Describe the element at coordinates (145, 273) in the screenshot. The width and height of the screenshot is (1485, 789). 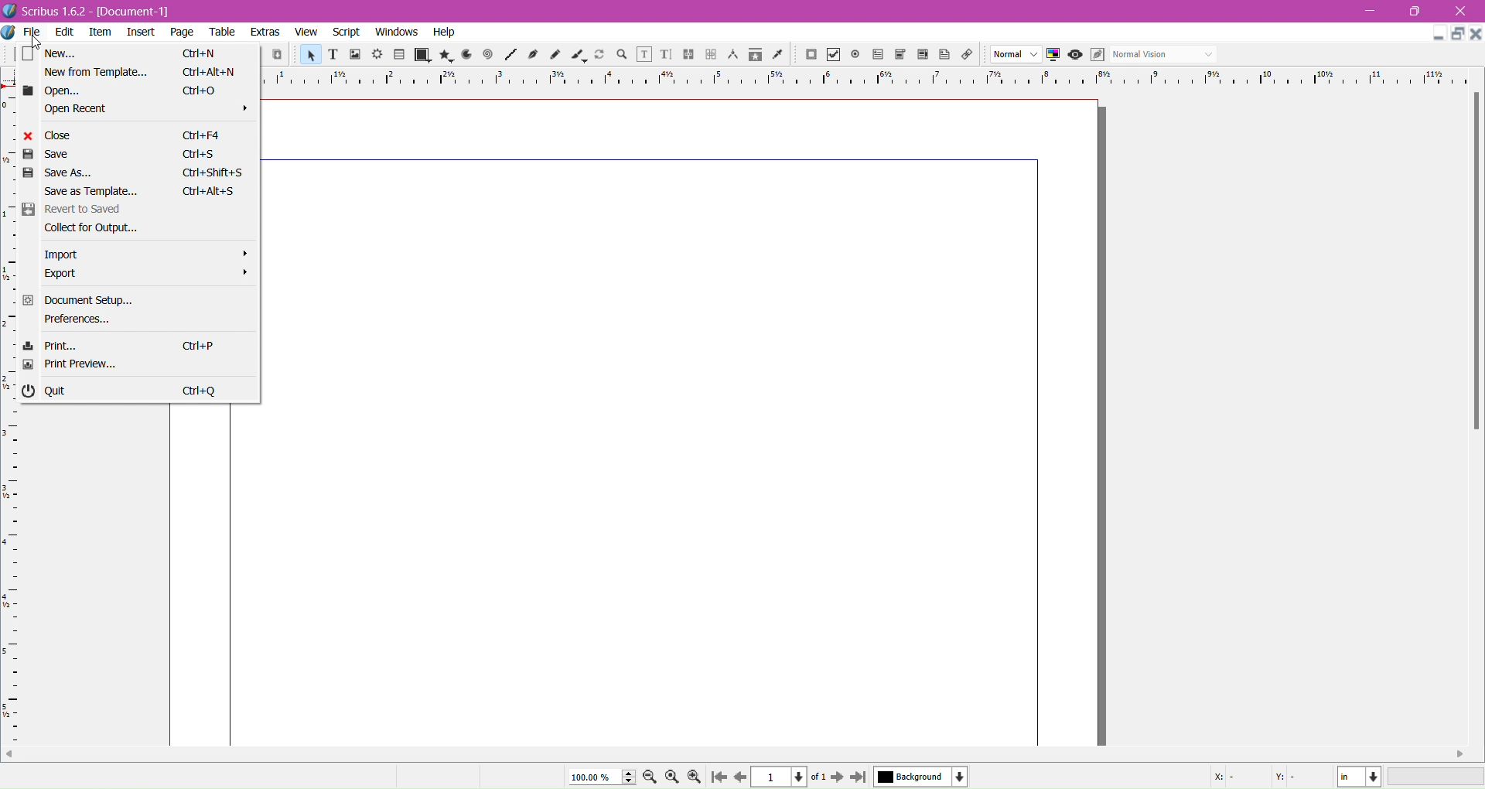
I see `Export` at that location.